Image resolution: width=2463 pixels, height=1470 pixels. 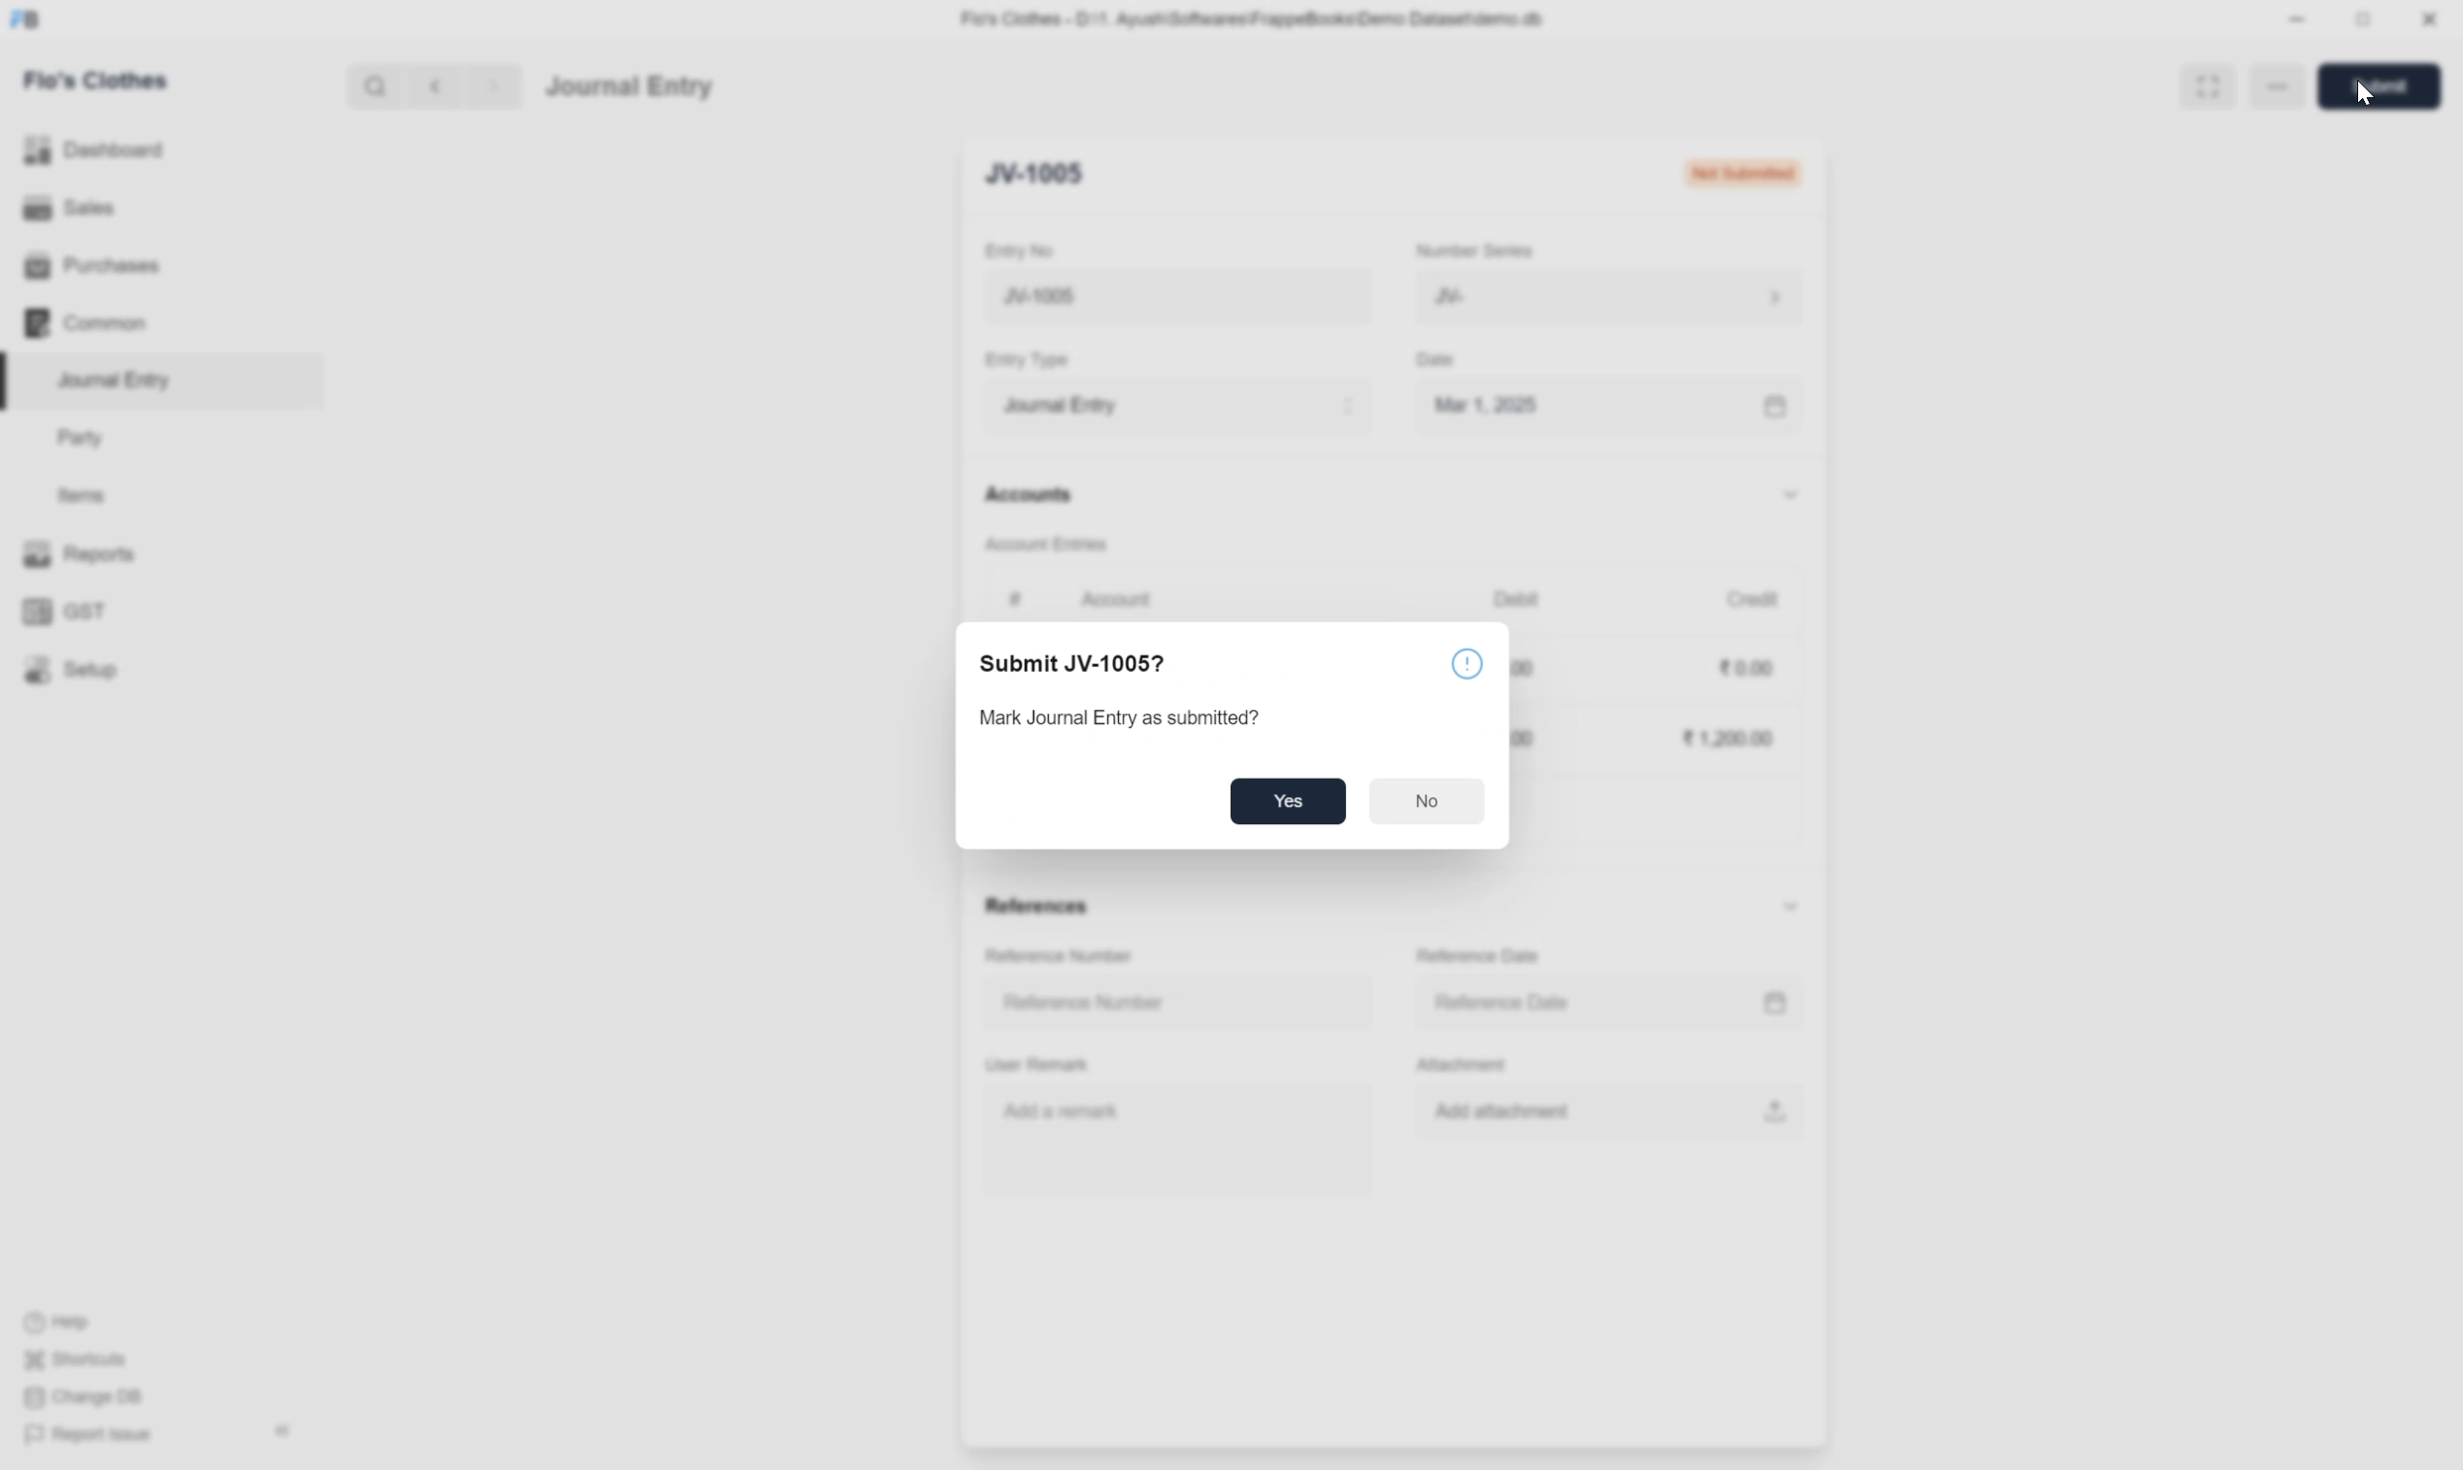 I want to click on Party, so click(x=86, y=440).